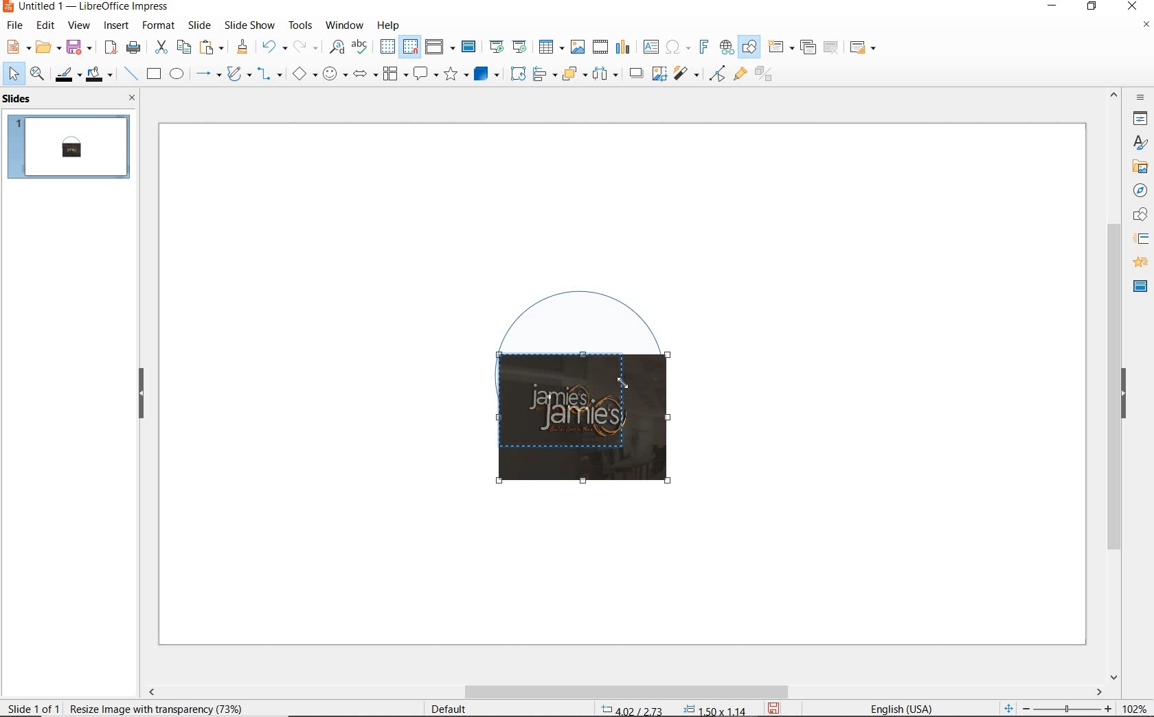 The width and height of the screenshot is (1154, 717). Describe the element at coordinates (1124, 395) in the screenshot. I see `hide` at that location.